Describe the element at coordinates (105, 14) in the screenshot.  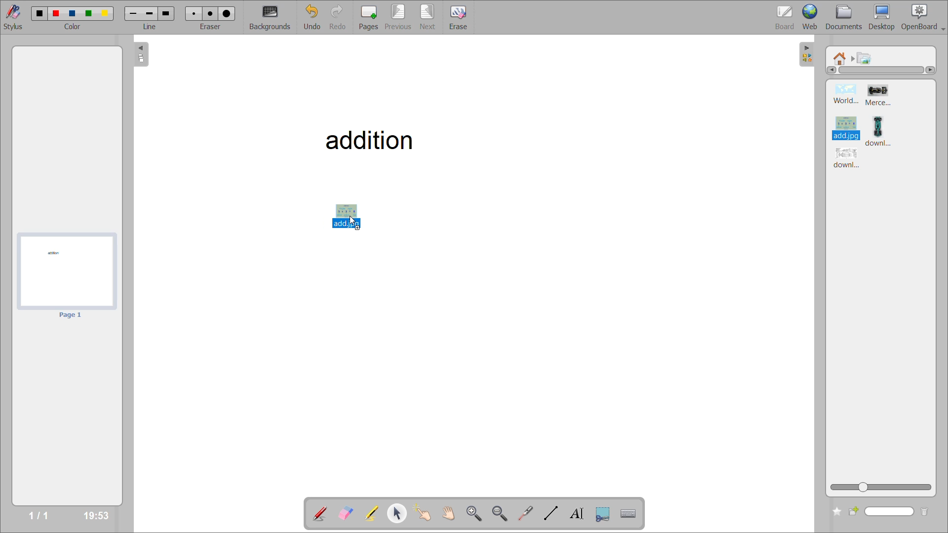
I see `color 5` at that location.